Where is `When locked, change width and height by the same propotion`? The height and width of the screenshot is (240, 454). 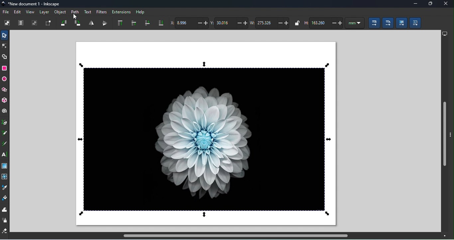
When locked, change width and height by the same propotion is located at coordinates (296, 23).